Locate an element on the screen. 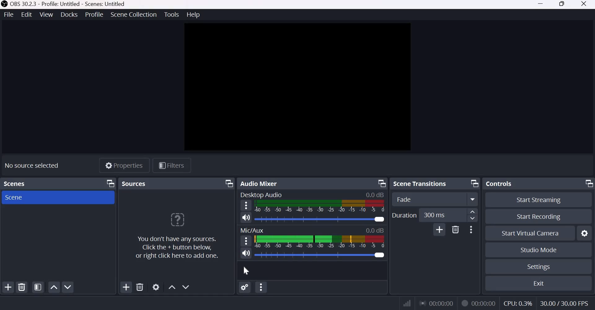  0.00 dB is located at coordinates (373, 194).